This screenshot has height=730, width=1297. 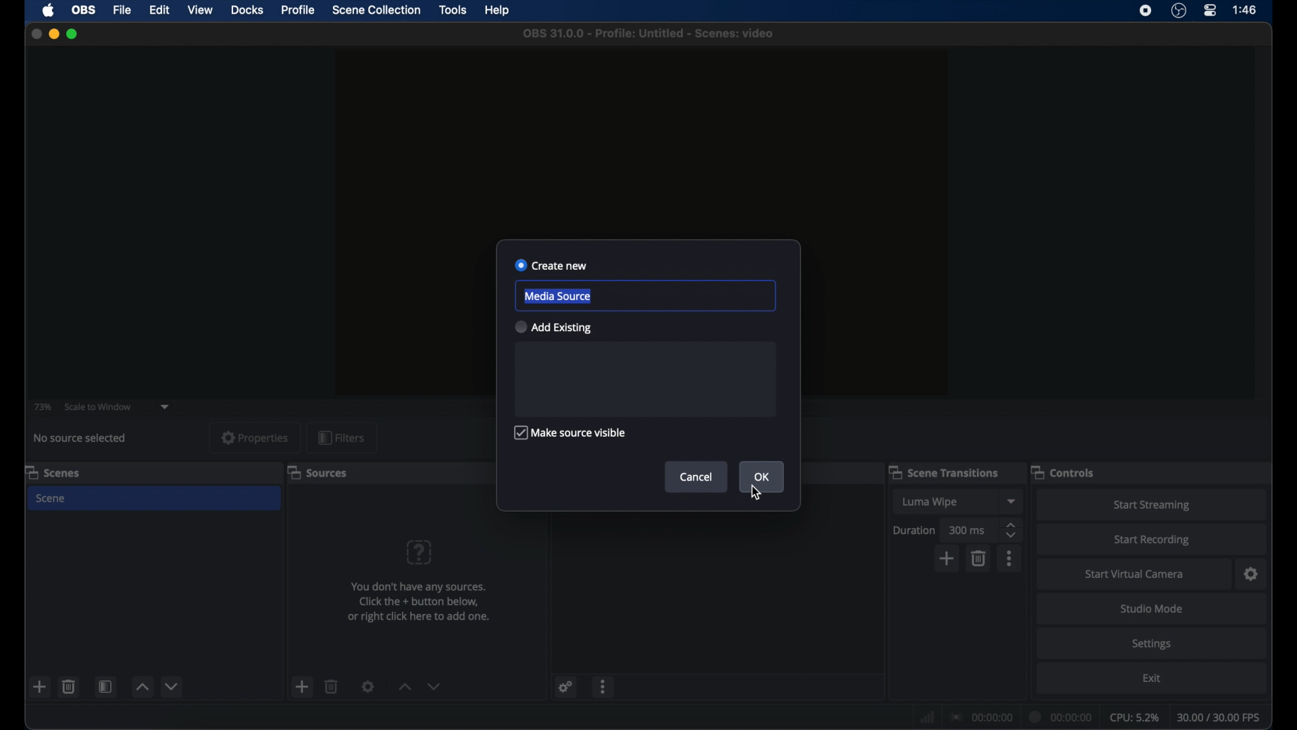 I want to click on connection, so click(x=981, y=716).